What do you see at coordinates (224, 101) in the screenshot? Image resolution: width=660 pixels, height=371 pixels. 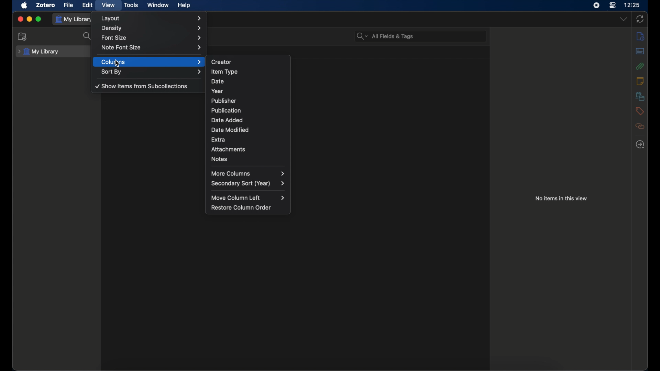 I see `publisher` at bounding box center [224, 101].